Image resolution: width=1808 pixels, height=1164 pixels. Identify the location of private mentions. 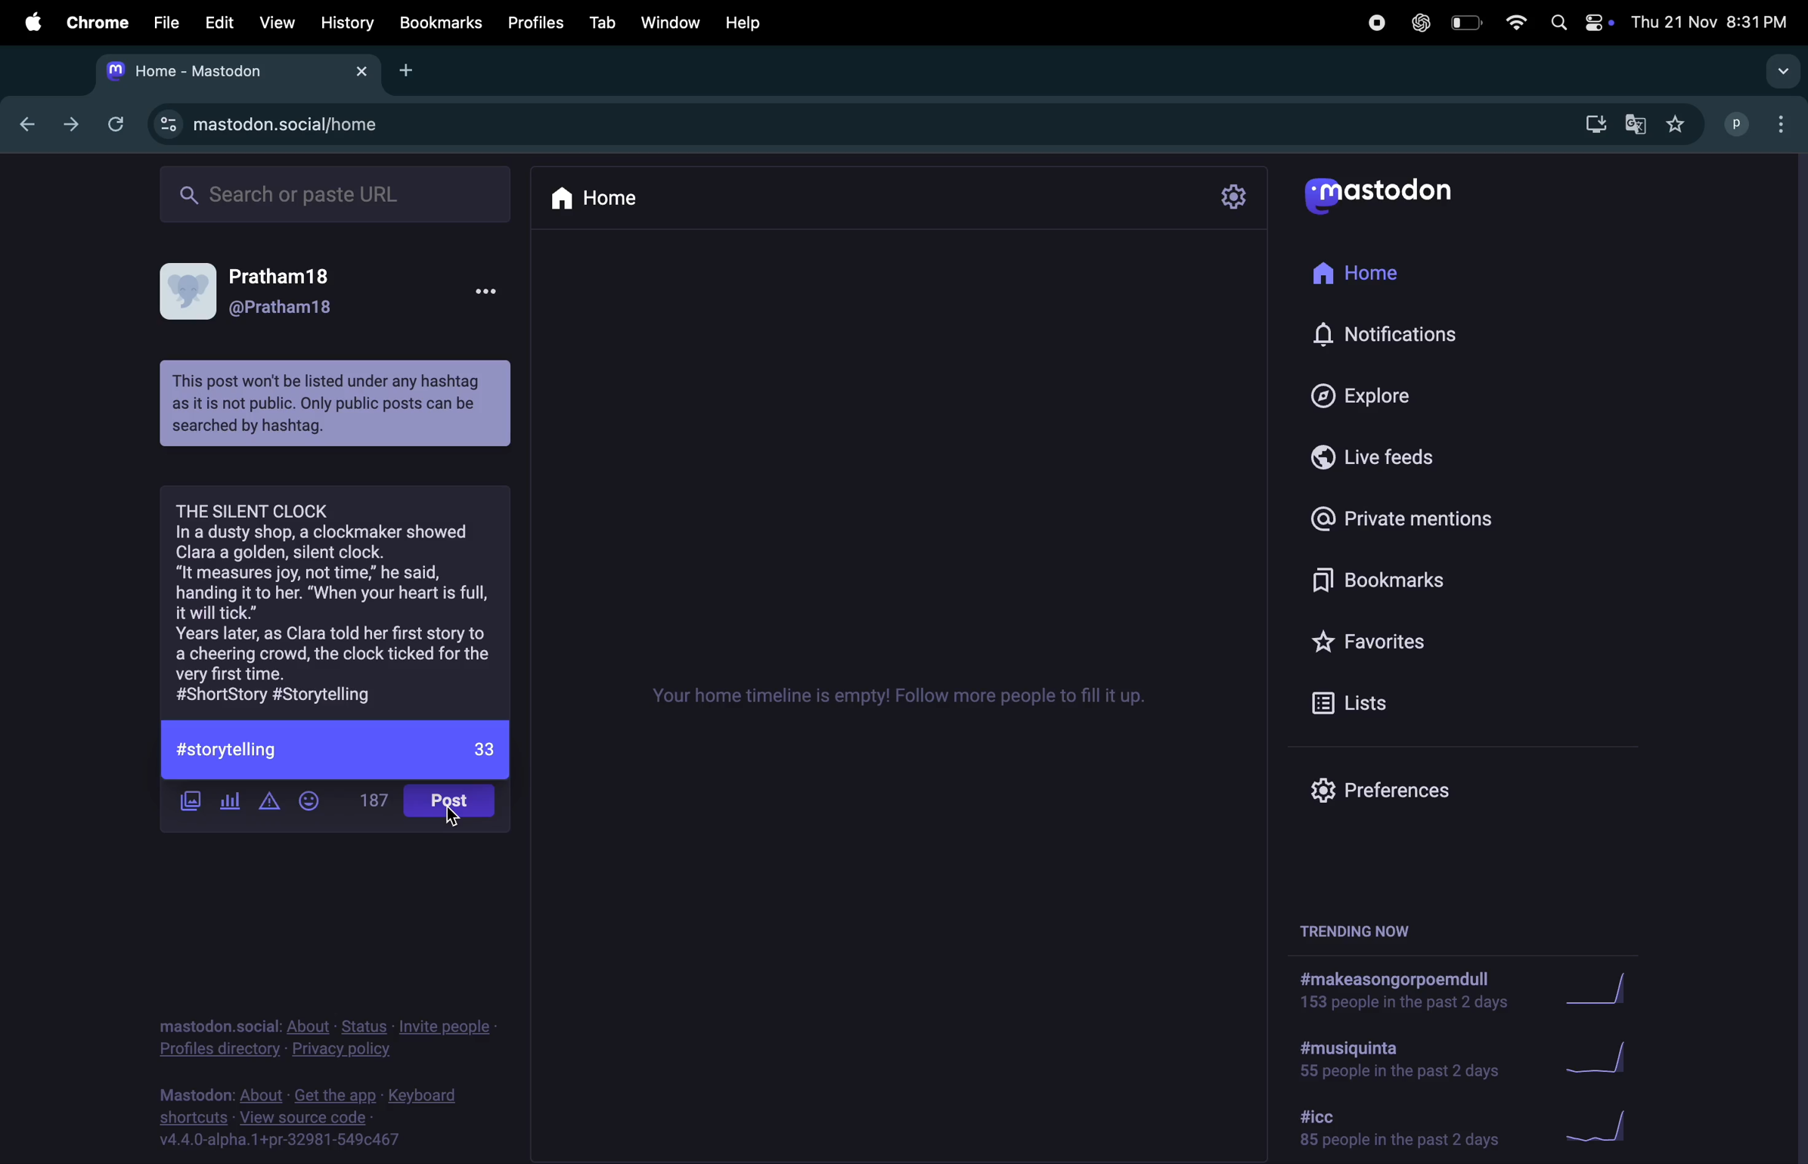
(1398, 522).